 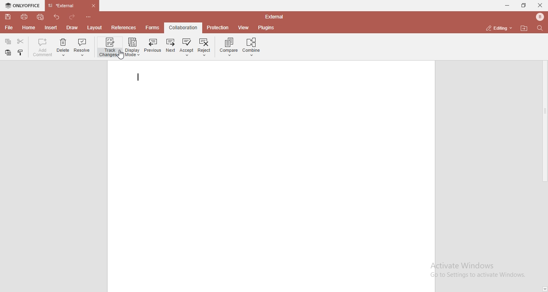 What do you see at coordinates (544, 37) in the screenshot?
I see `page up` at bounding box center [544, 37].